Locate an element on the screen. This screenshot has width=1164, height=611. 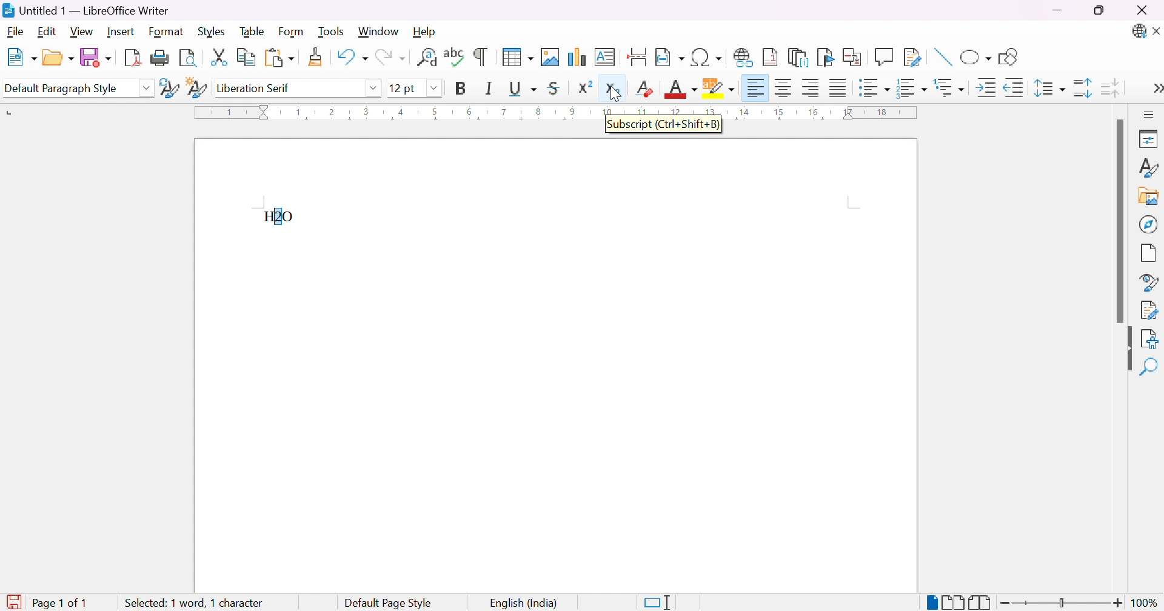
Save is located at coordinates (94, 56).